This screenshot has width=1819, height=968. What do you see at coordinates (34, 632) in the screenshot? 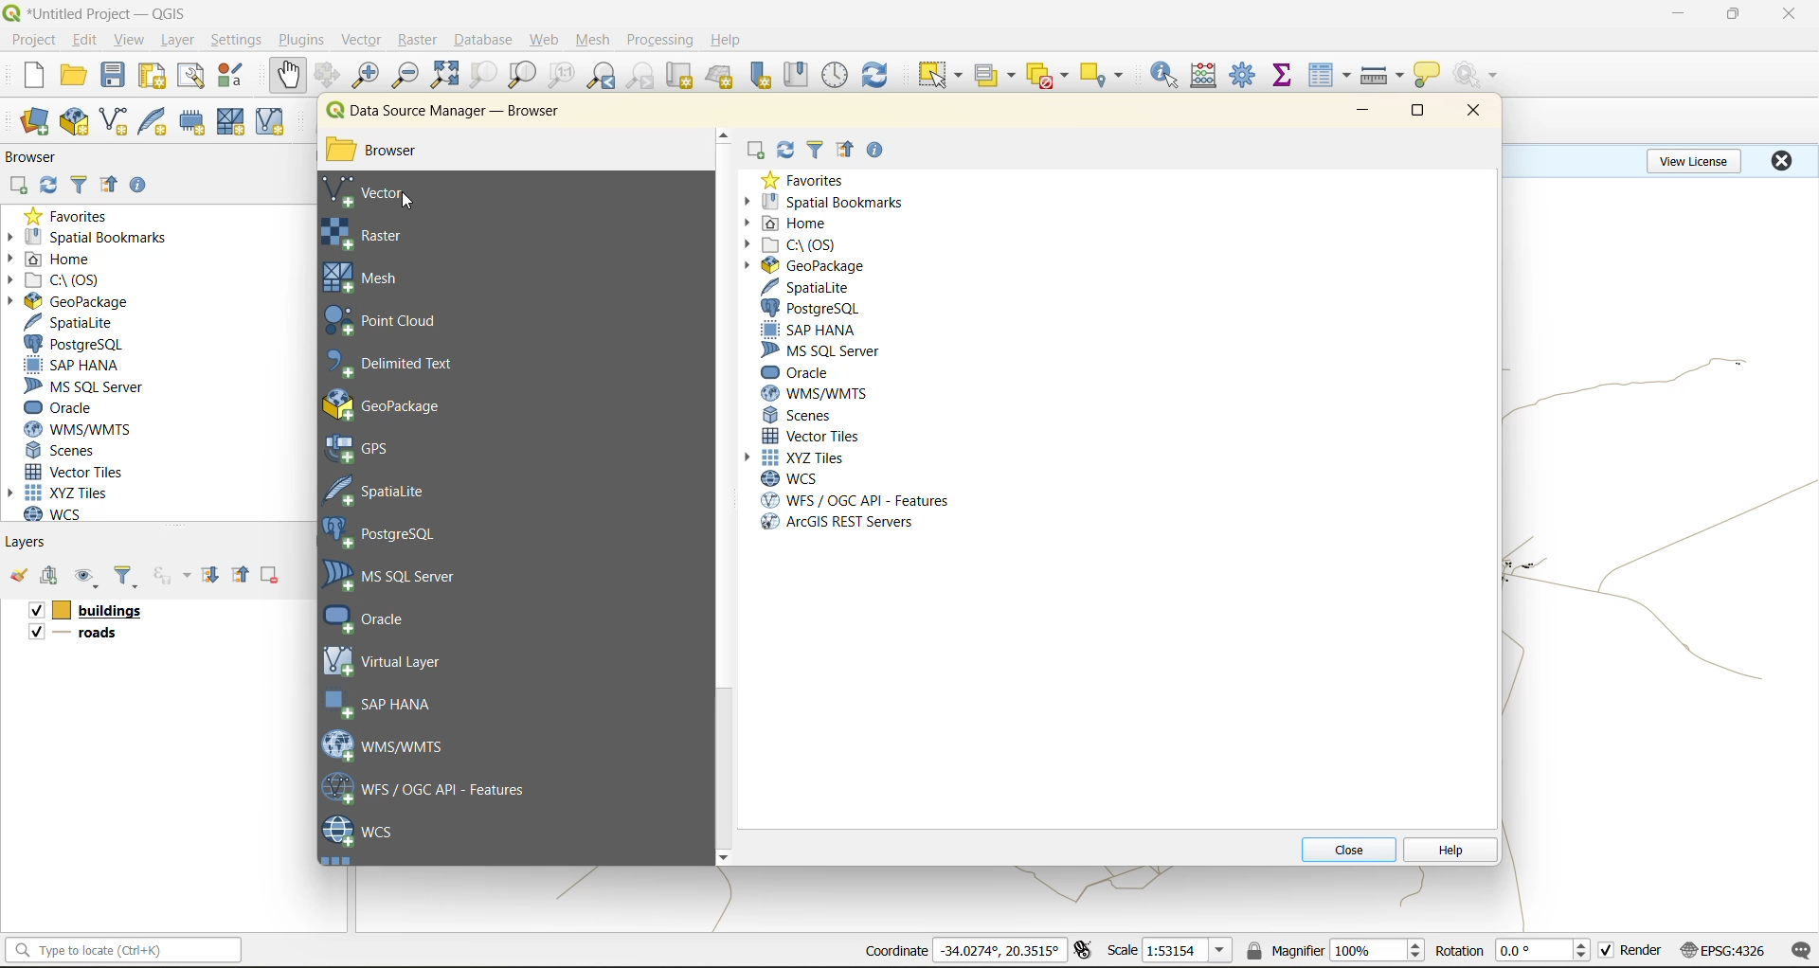
I see `checkbox` at bounding box center [34, 632].